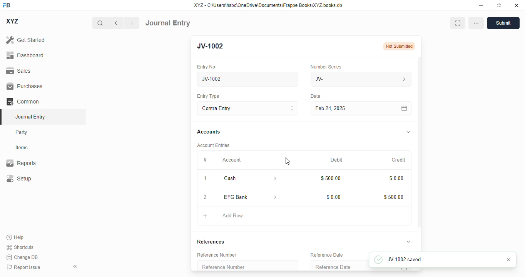 The width and height of the screenshot is (525, 277). What do you see at coordinates (214, 46) in the screenshot?
I see `new entry` at bounding box center [214, 46].